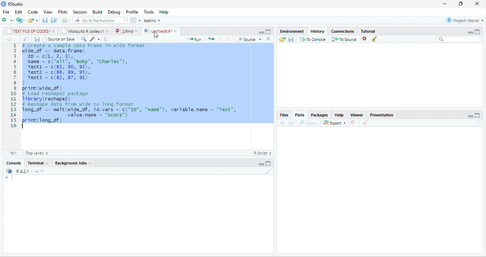  Describe the element at coordinates (308, 123) in the screenshot. I see `Zoom` at that location.